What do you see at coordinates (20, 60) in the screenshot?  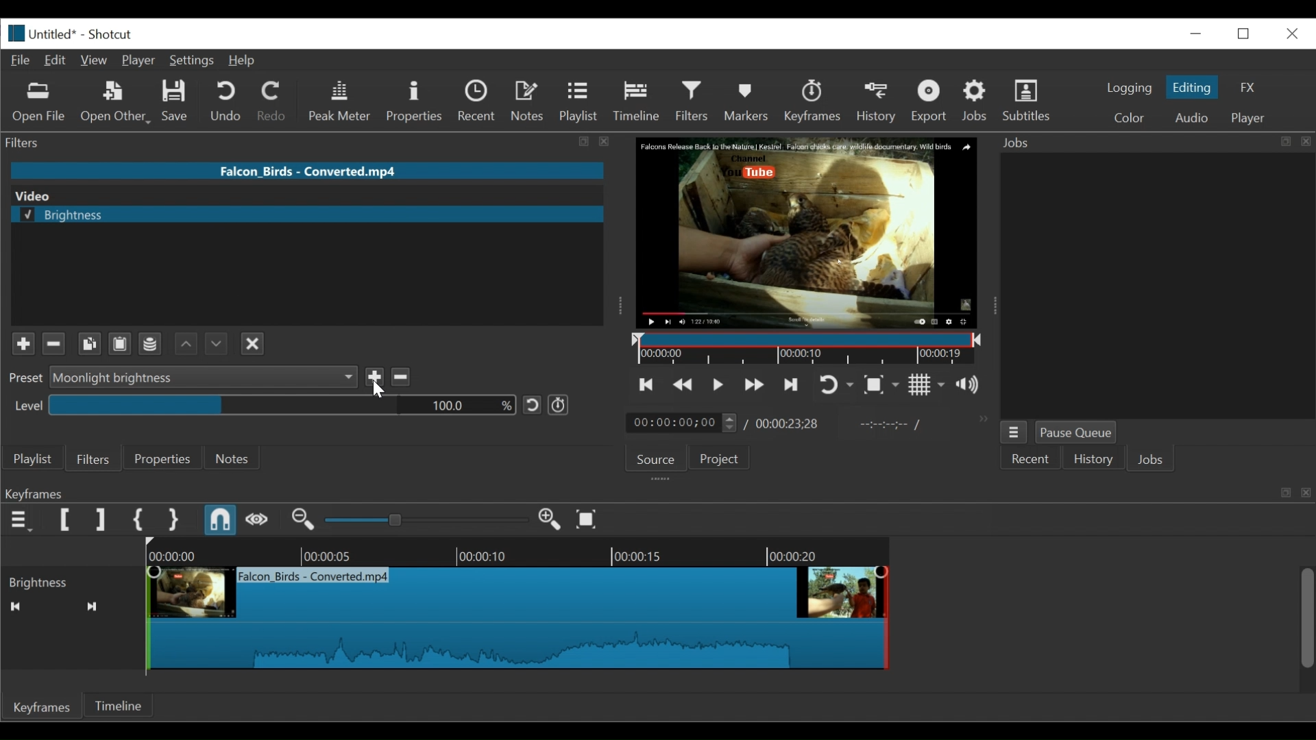 I see `File` at bounding box center [20, 60].